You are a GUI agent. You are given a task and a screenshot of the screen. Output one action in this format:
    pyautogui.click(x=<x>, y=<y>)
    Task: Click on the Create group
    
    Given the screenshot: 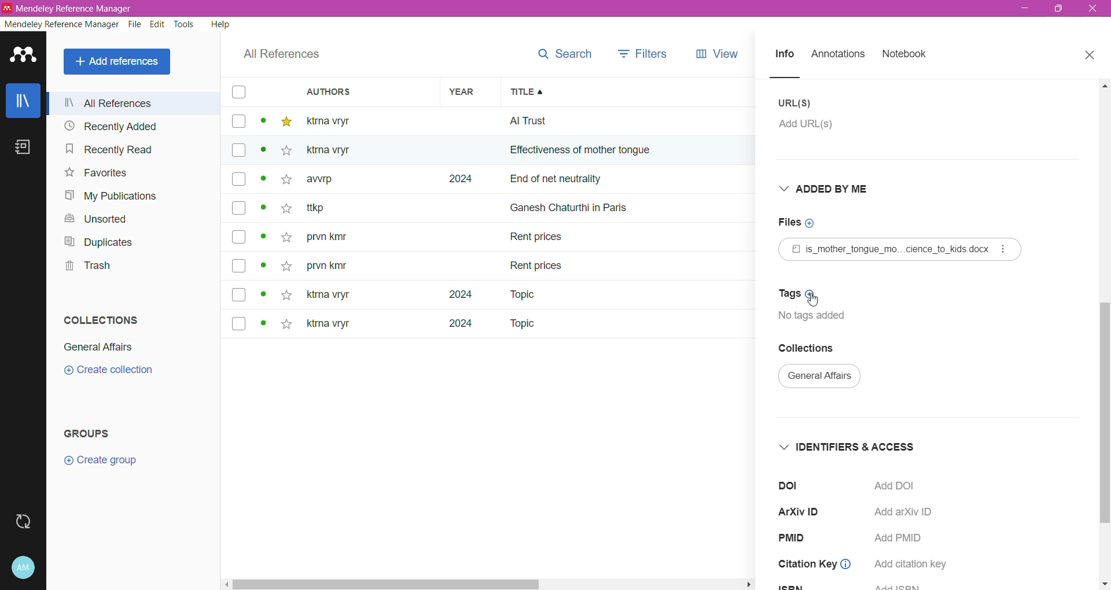 What is the action you would take?
    pyautogui.click(x=100, y=460)
    